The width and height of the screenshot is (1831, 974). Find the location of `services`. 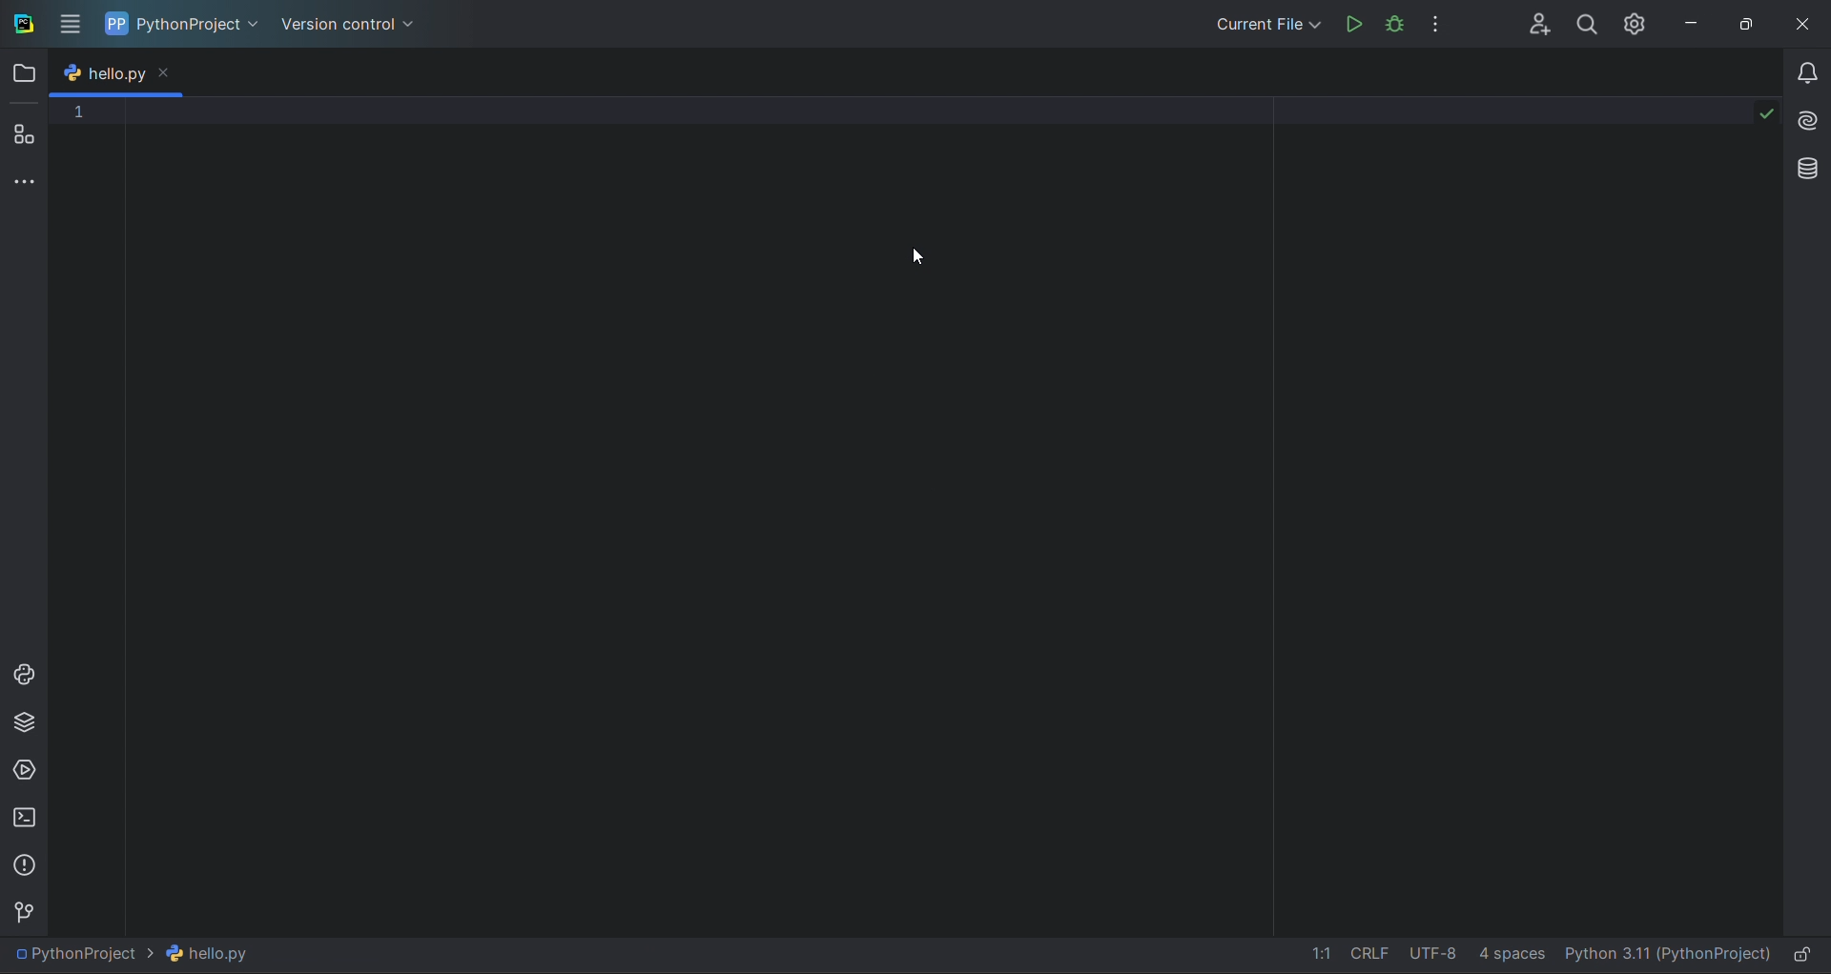

services is located at coordinates (23, 771).